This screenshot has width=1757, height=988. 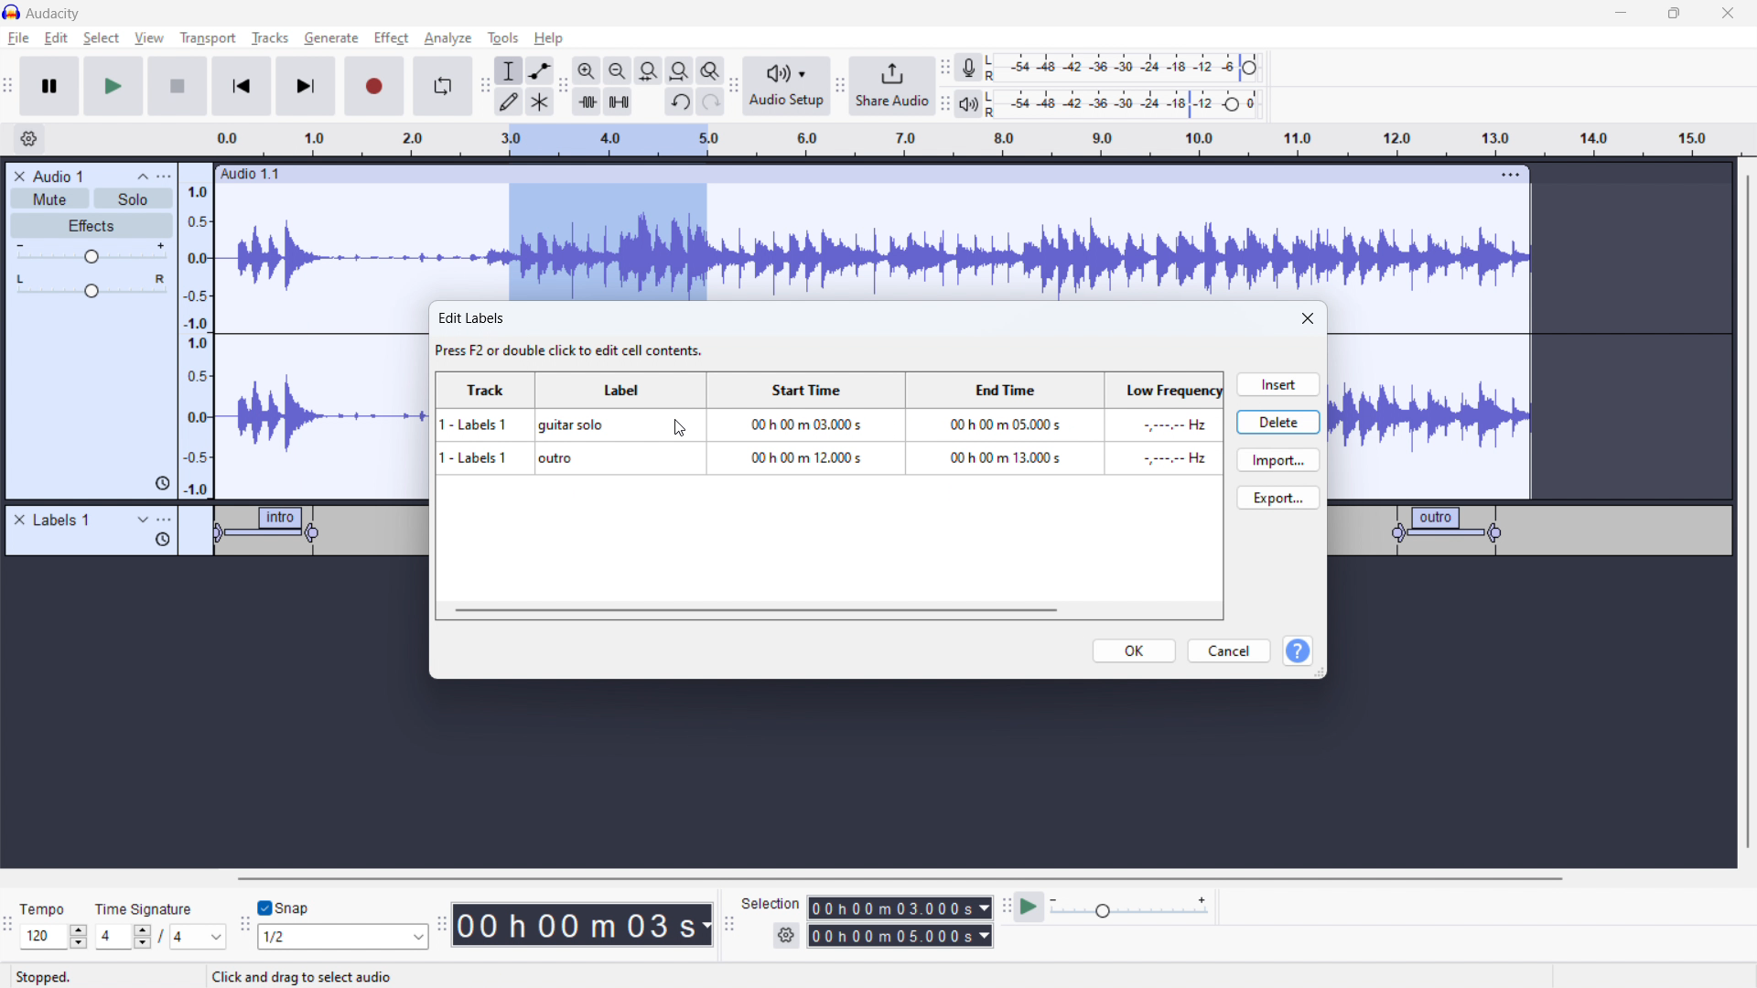 I want to click on generate, so click(x=331, y=38).